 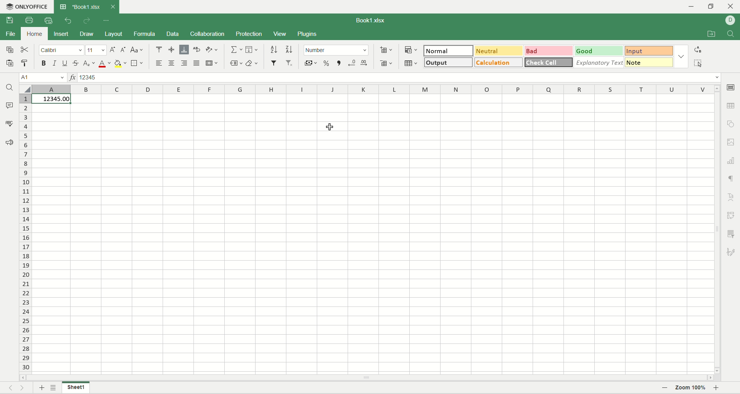 What do you see at coordinates (13, 21) in the screenshot?
I see `save` at bounding box center [13, 21].